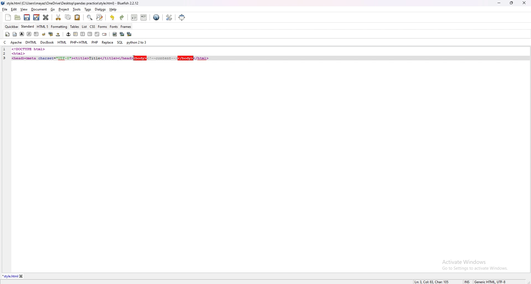 This screenshot has width=531, height=284. Describe the element at coordinates (45, 49) in the screenshot. I see `code` at that location.